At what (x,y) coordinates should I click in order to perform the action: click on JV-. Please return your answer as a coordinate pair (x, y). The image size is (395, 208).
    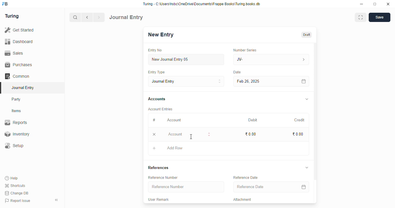
    Looking at the image, I should click on (272, 60).